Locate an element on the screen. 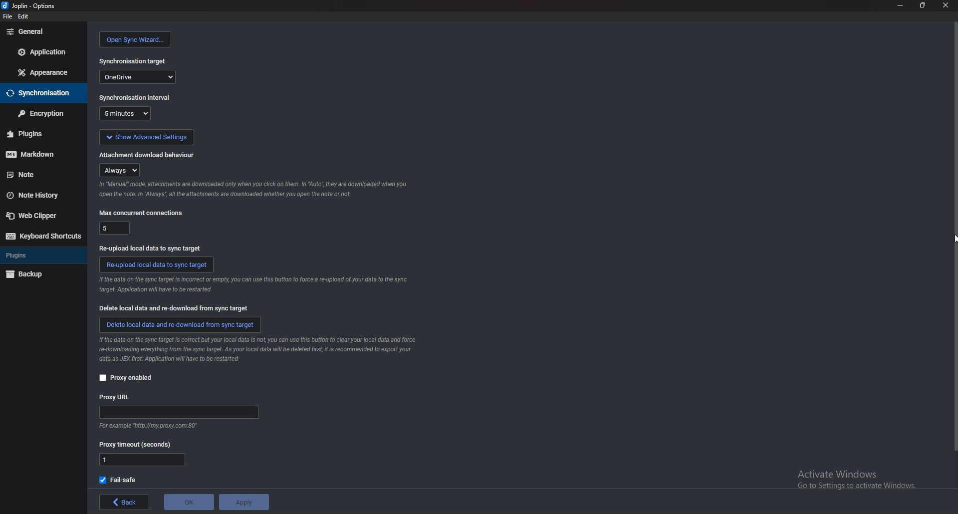  sync target is located at coordinates (131, 61).